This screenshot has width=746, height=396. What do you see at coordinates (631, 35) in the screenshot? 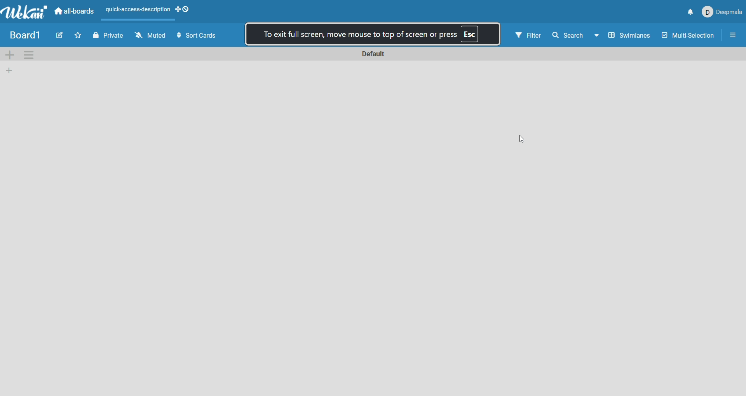
I see `swimlanes` at bounding box center [631, 35].